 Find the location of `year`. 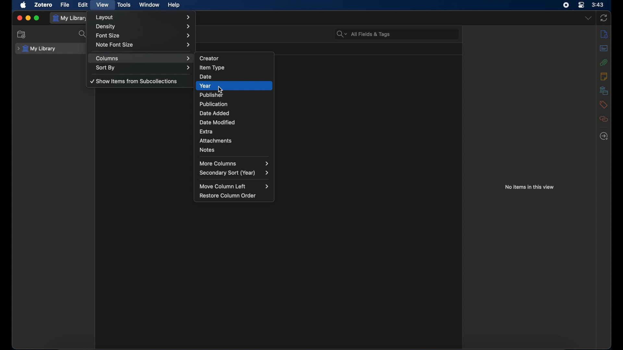

year is located at coordinates (233, 86).